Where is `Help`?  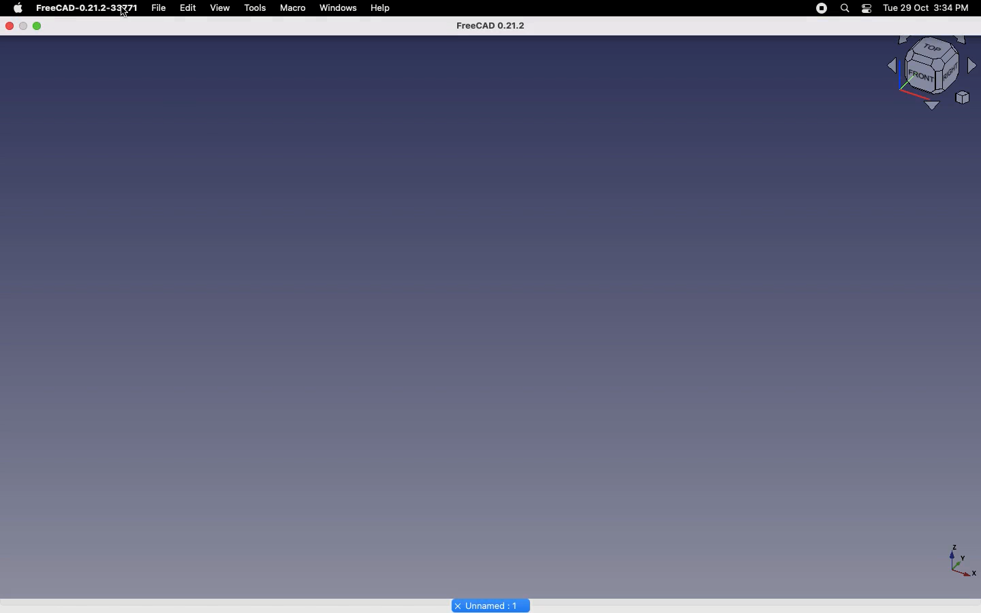
Help is located at coordinates (383, 7).